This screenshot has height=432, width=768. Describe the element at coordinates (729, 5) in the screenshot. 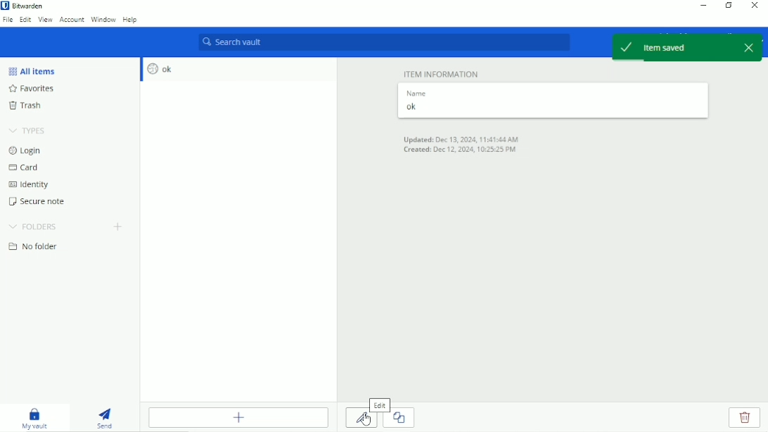

I see `Restore down` at that location.